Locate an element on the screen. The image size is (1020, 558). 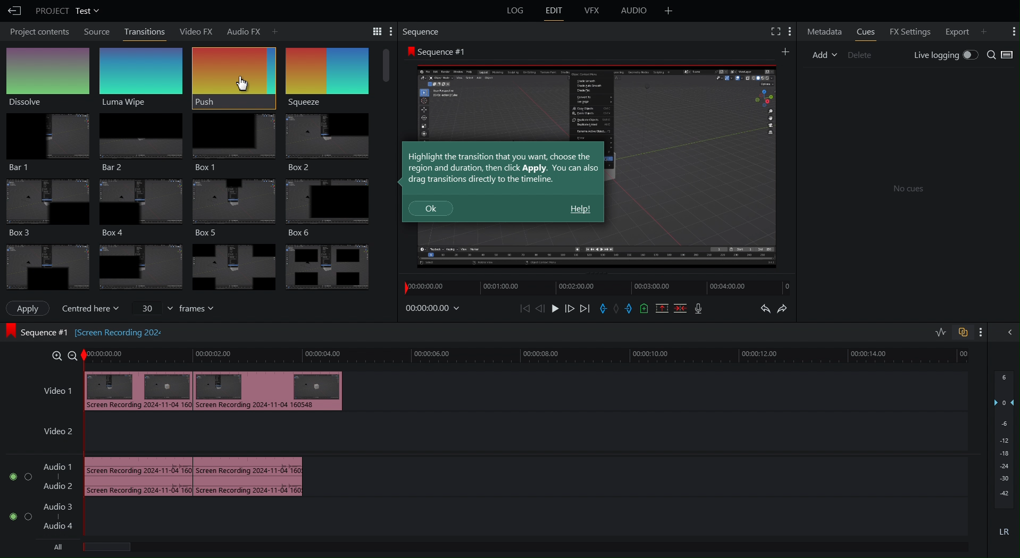
toggle is located at coordinates (27, 517).